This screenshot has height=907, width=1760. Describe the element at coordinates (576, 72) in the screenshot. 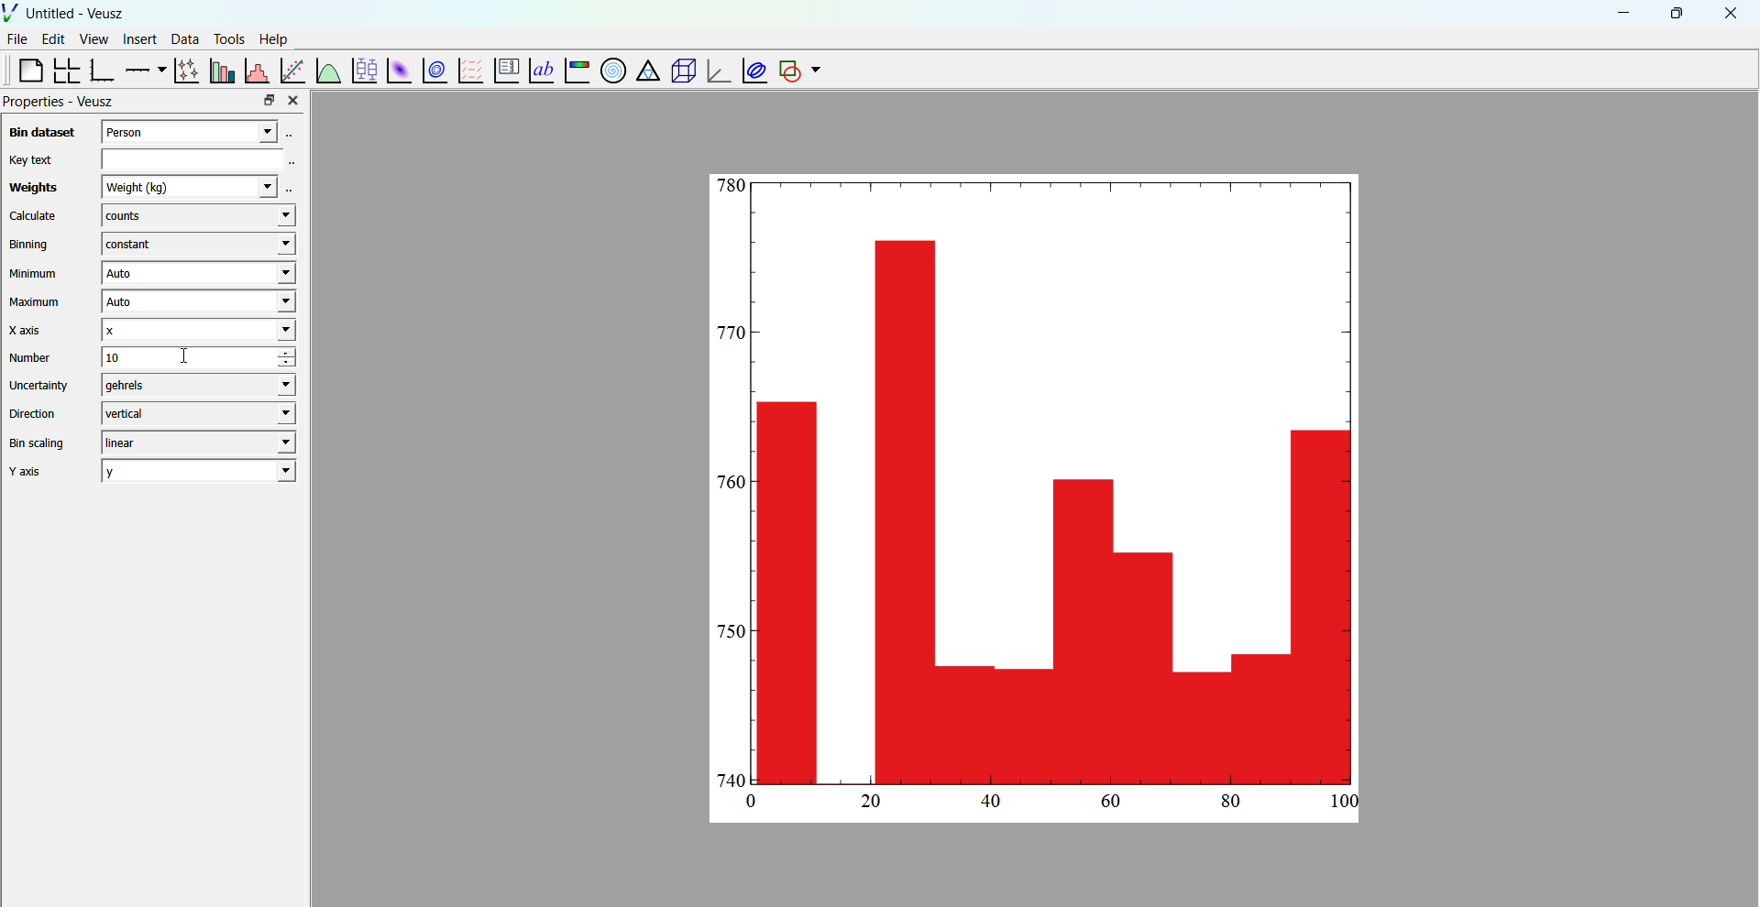

I see `image color graph` at that location.